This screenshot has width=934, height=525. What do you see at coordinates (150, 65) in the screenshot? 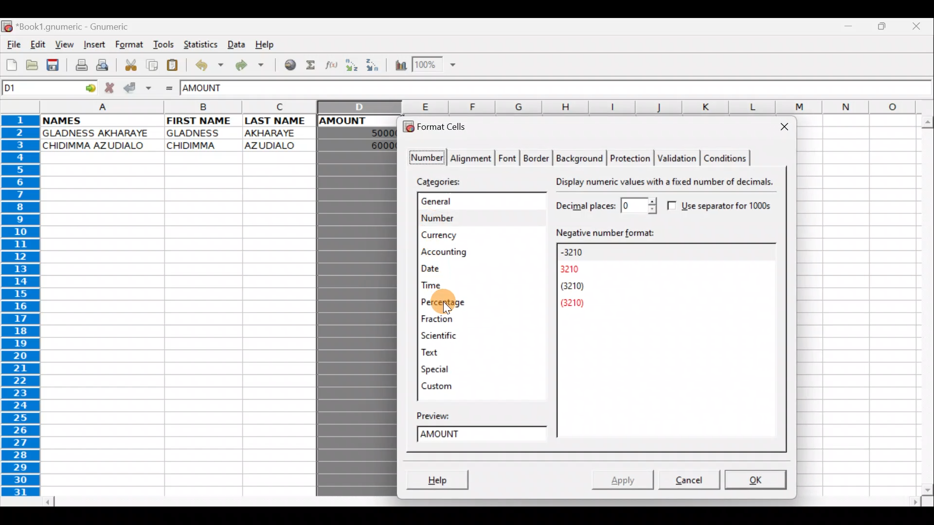
I see `Copy selection` at bounding box center [150, 65].